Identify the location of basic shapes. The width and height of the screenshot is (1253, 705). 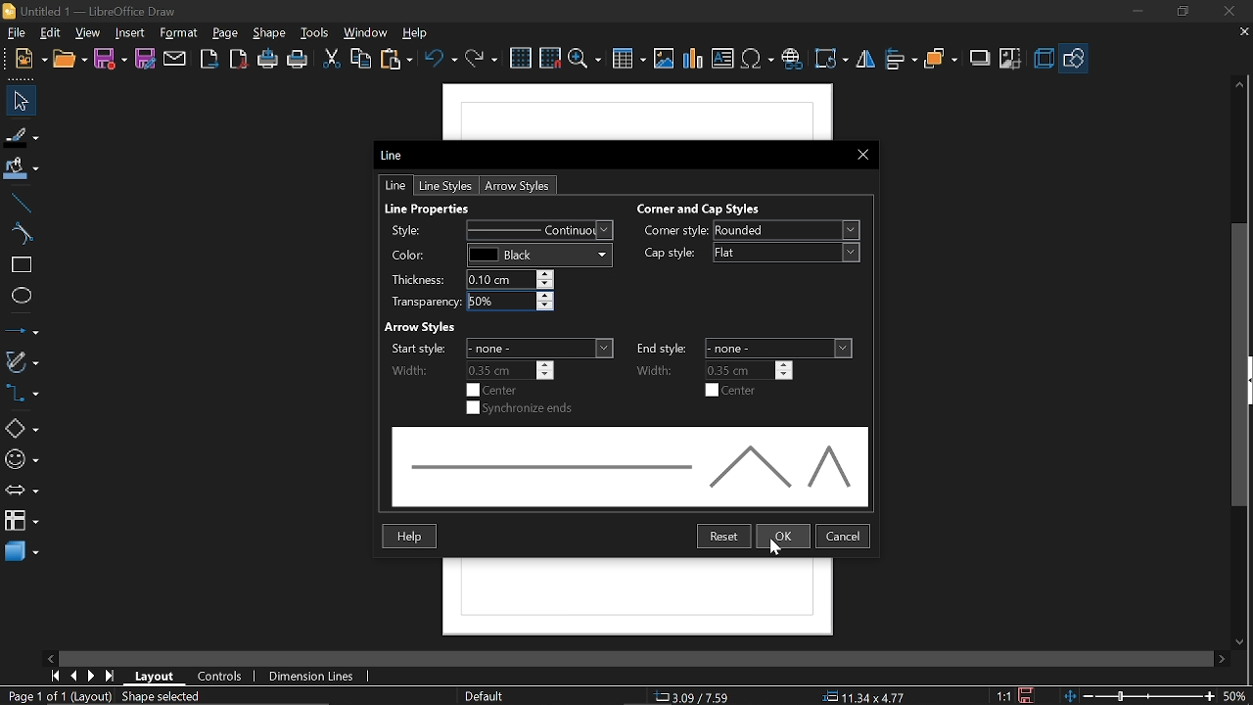
(20, 431).